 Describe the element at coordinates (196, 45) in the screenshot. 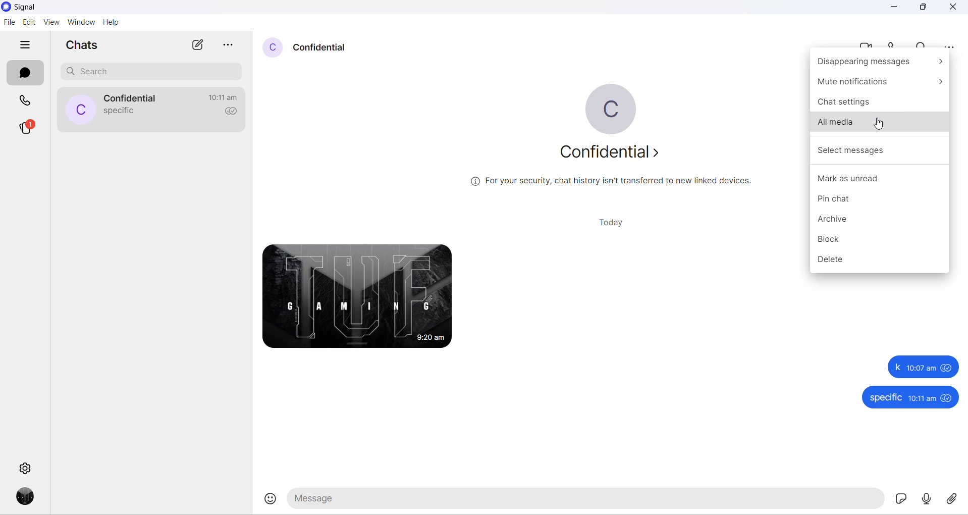

I see `new chat` at that location.